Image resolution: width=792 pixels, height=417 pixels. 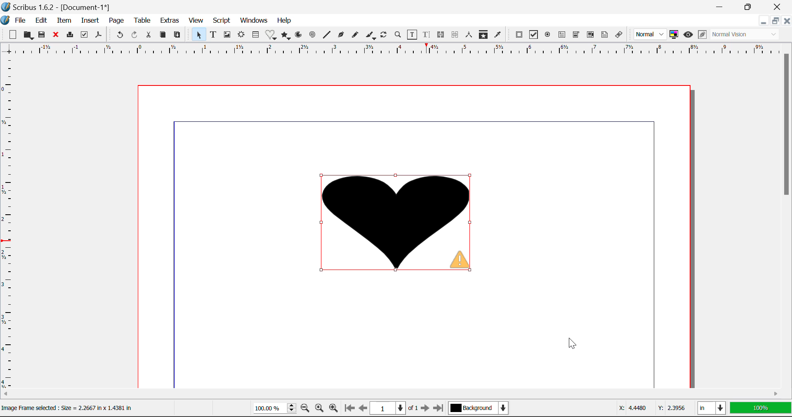 What do you see at coordinates (57, 36) in the screenshot?
I see `Close` at bounding box center [57, 36].